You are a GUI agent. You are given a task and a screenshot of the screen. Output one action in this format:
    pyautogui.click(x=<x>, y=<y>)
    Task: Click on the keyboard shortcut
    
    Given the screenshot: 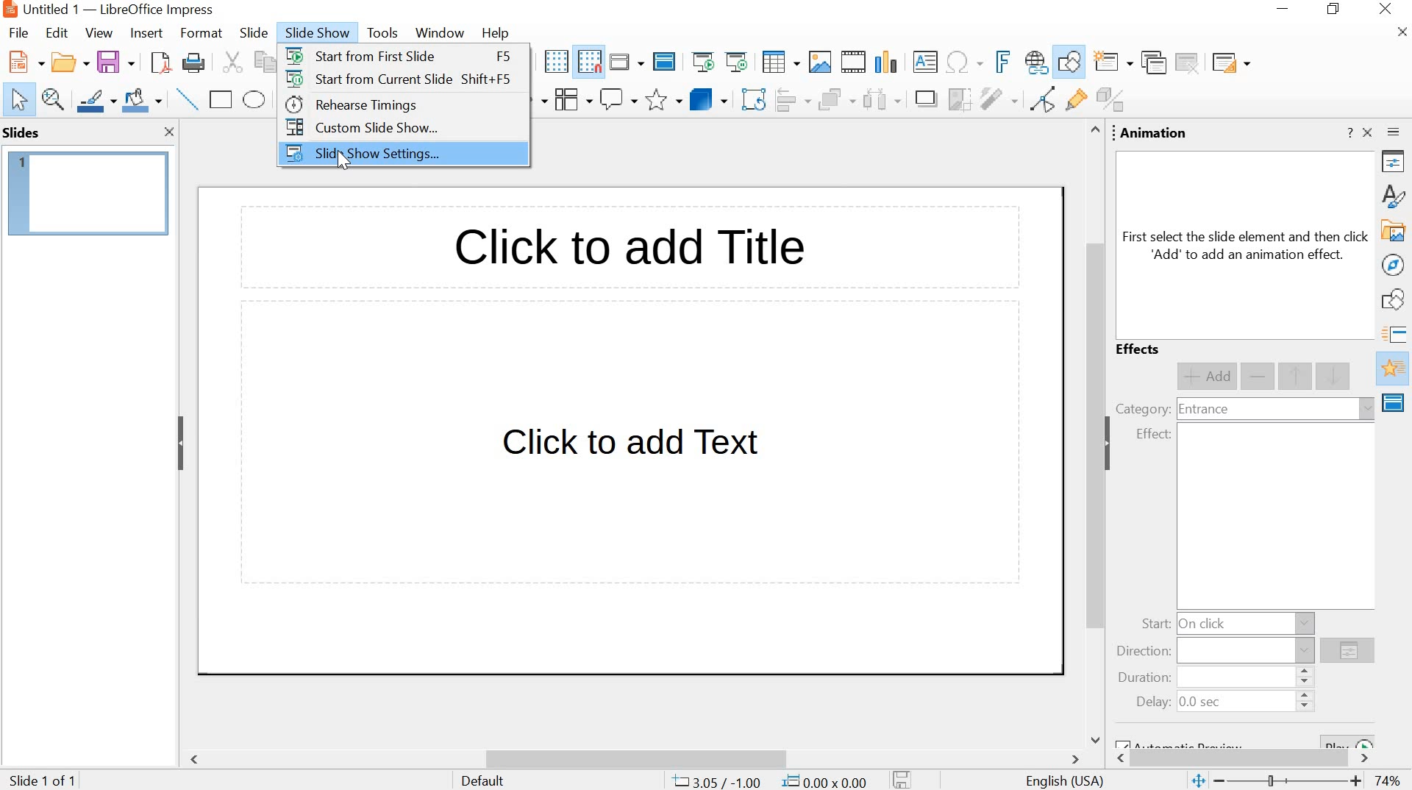 What is the action you would take?
    pyautogui.click(x=502, y=57)
    